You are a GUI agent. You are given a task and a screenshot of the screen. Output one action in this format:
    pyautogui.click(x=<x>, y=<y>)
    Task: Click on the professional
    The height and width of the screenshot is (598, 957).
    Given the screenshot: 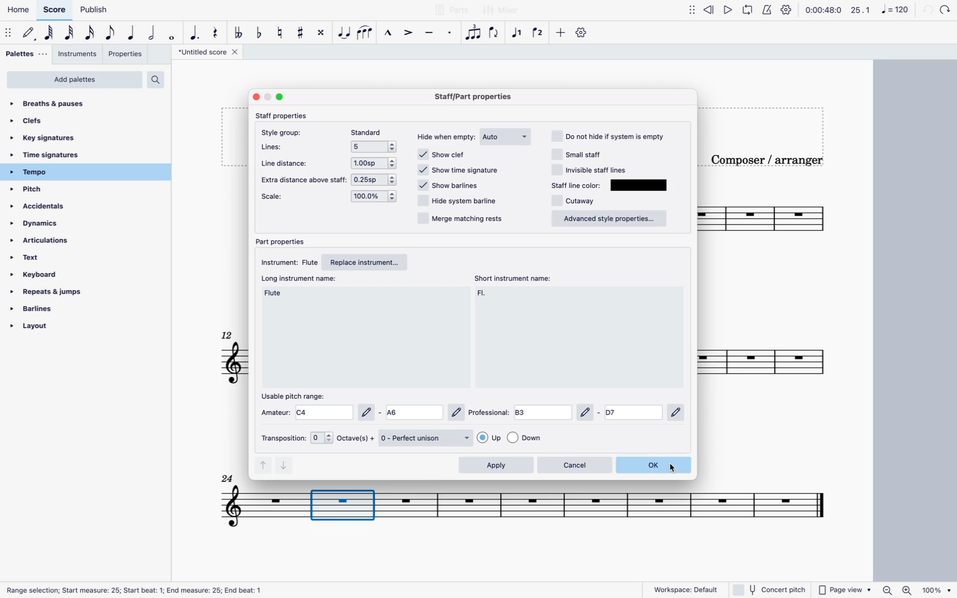 What is the action you would take?
    pyautogui.click(x=579, y=412)
    